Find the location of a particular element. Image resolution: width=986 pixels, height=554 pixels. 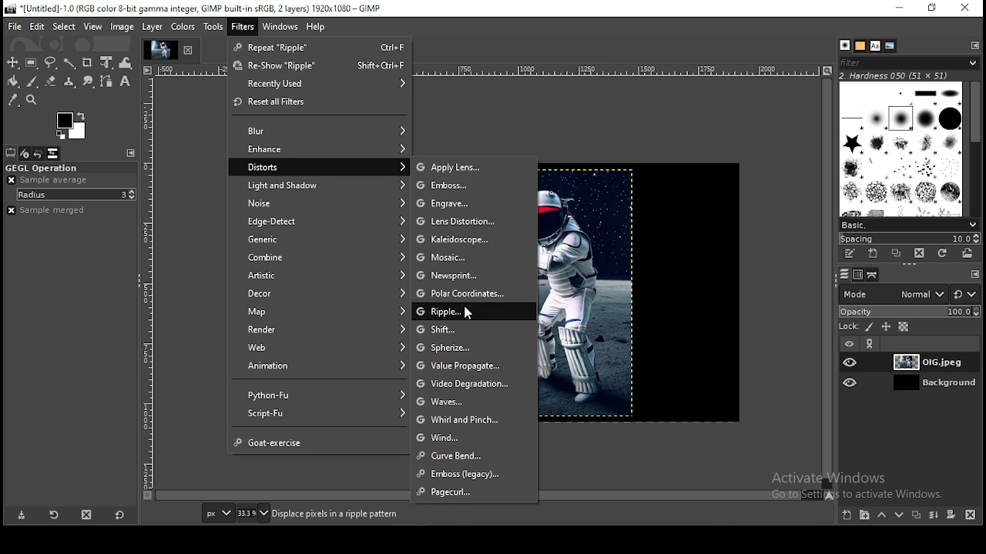

ripple is located at coordinates (454, 311).